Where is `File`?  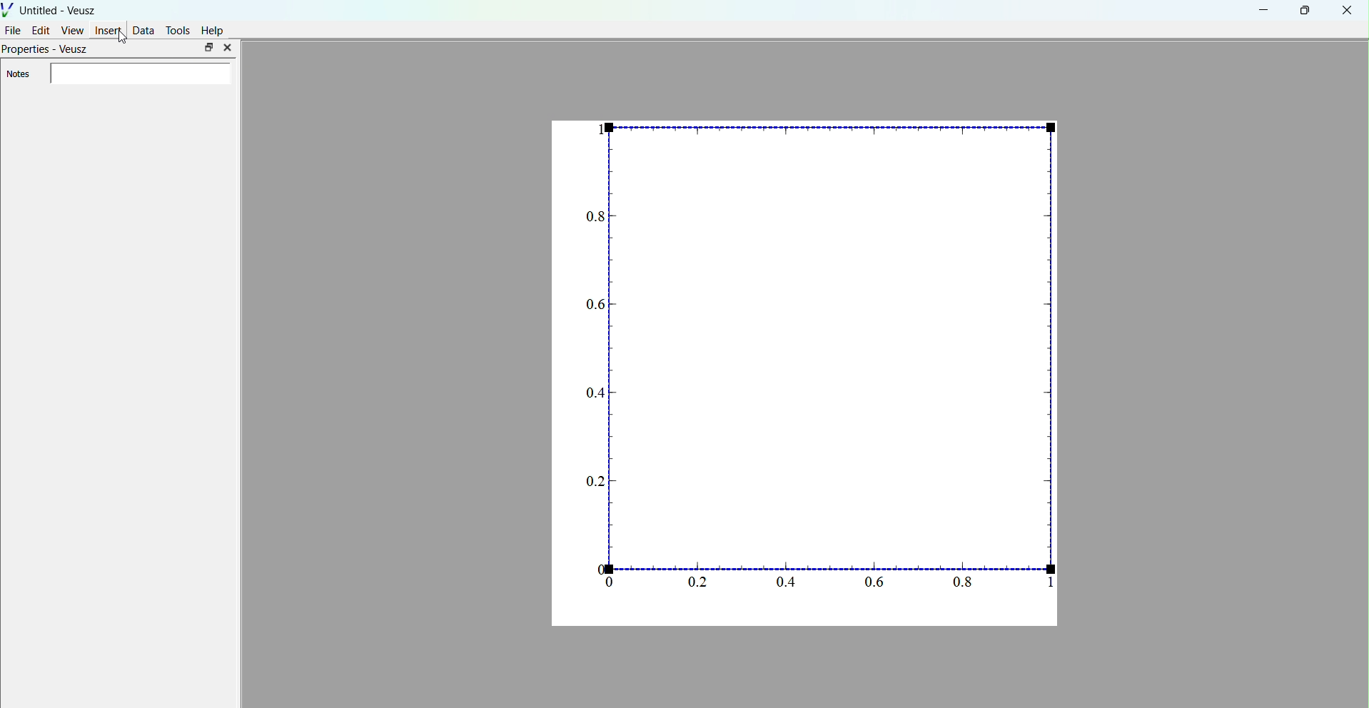
File is located at coordinates (14, 29).